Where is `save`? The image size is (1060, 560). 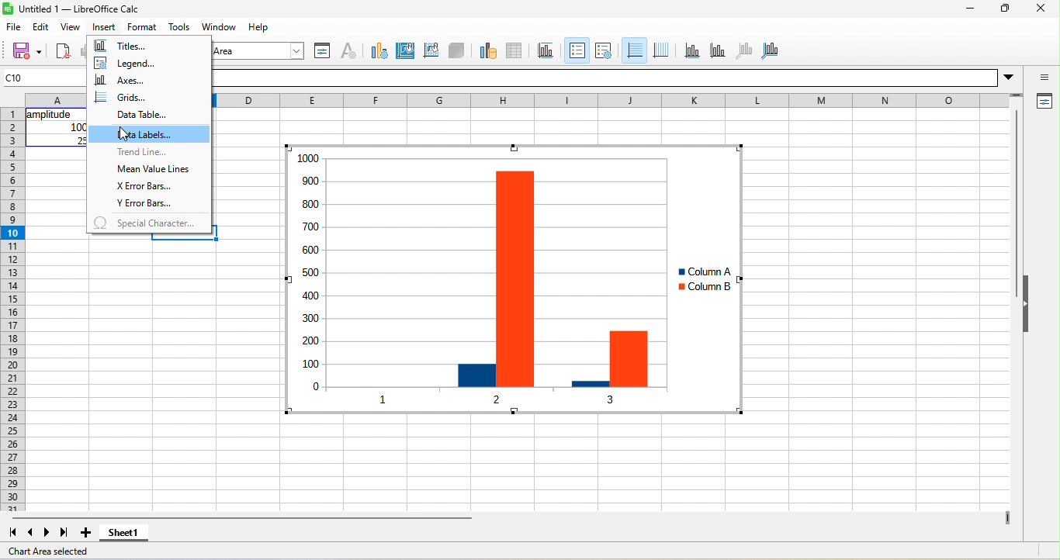
save is located at coordinates (22, 50).